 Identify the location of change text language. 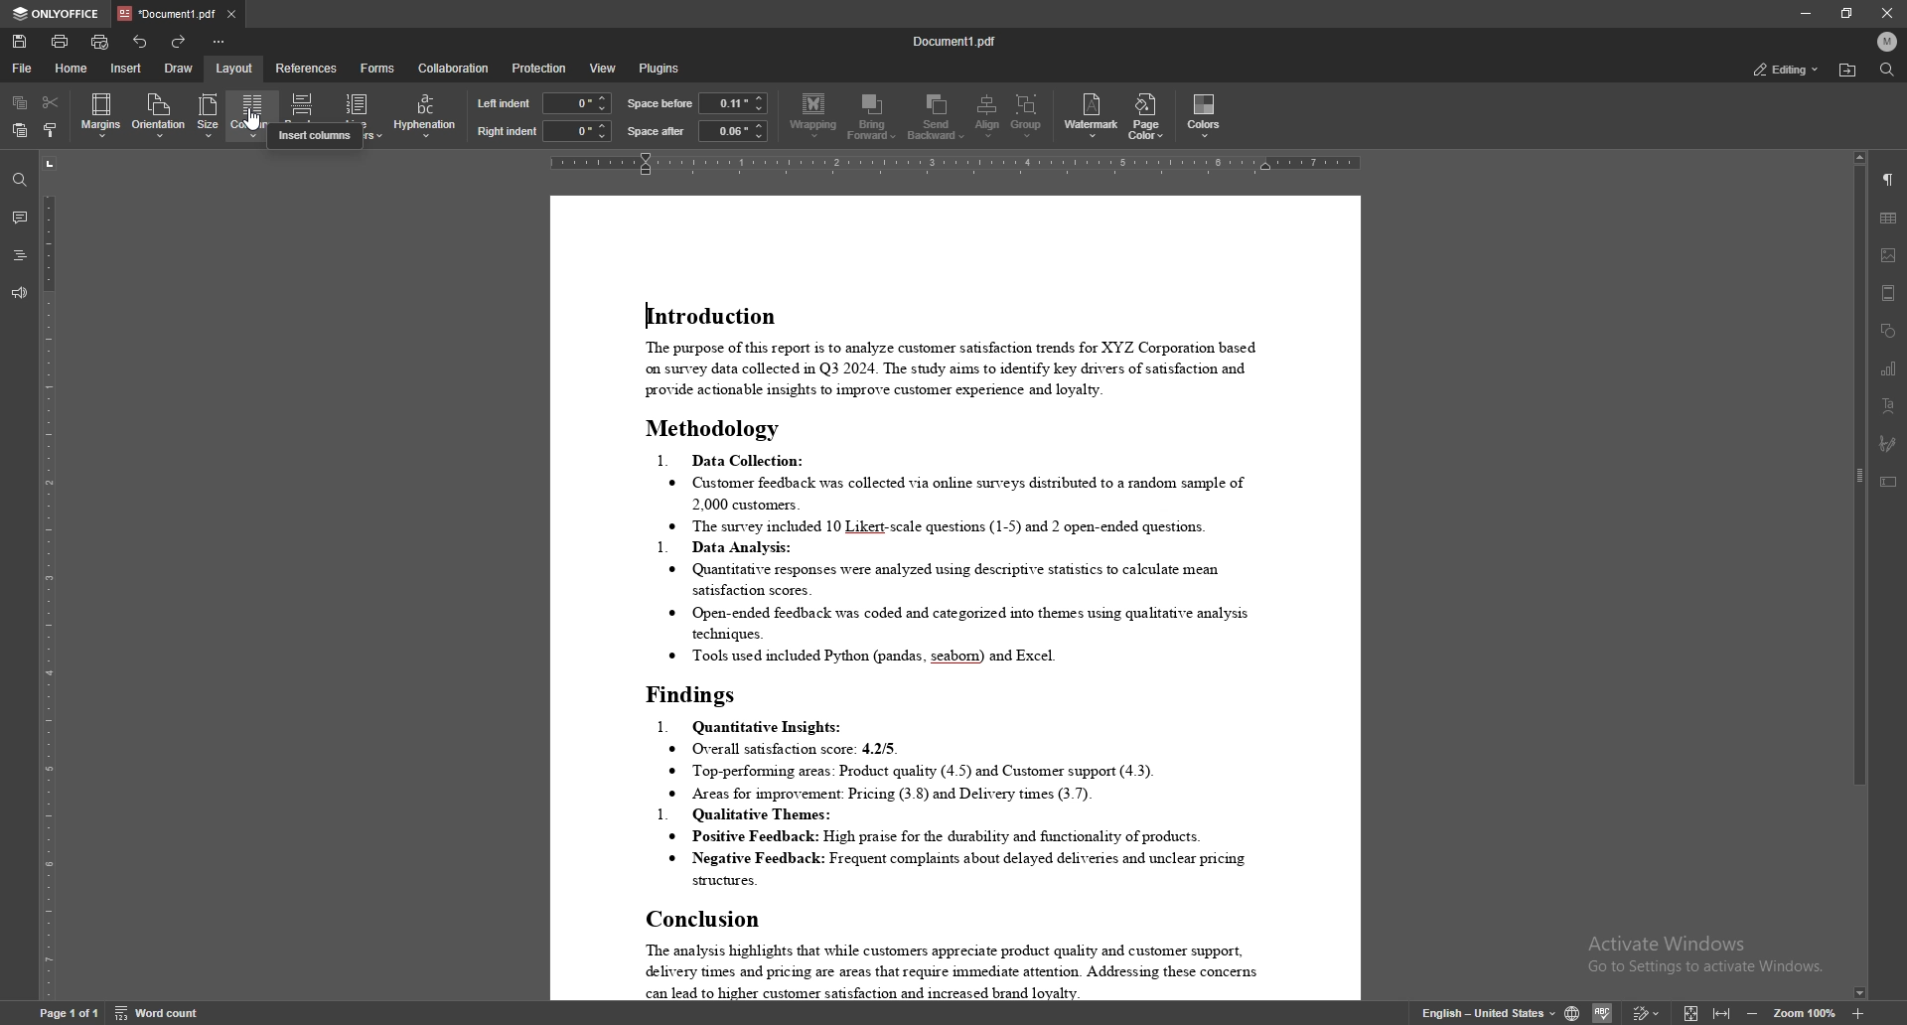
(1477, 1010).